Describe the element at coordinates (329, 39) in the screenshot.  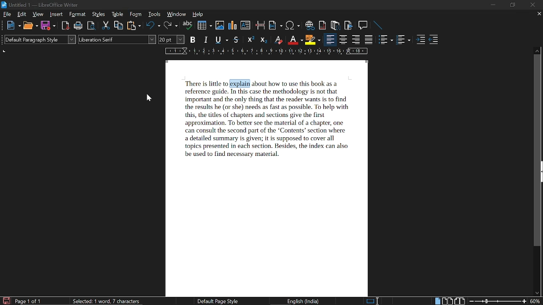
I see `align left` at that location.